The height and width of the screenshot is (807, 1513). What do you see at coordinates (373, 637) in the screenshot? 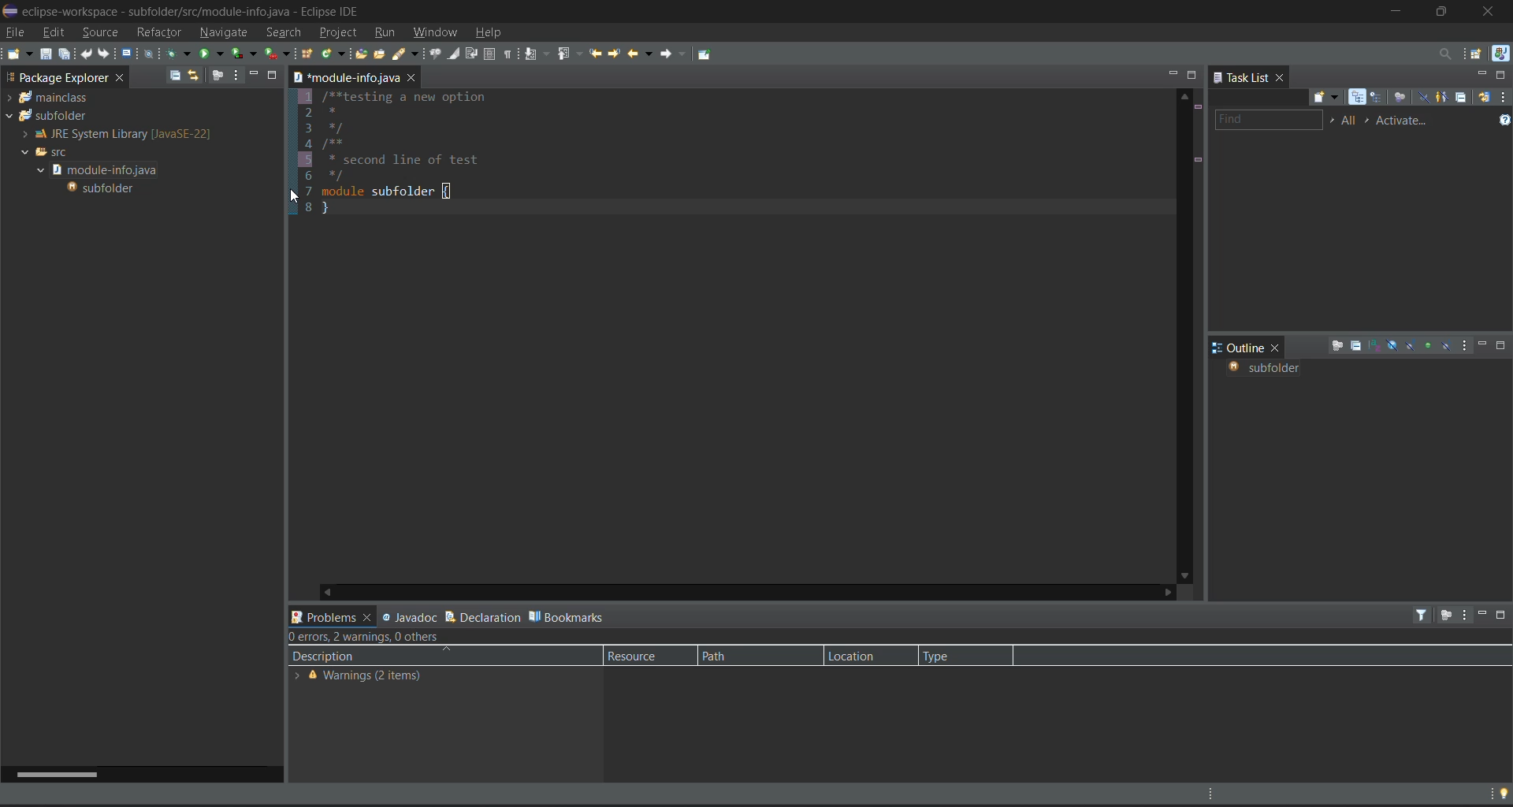
I see `0 errors, 2 warnings, 0 others` at bounding box center [373, 637].